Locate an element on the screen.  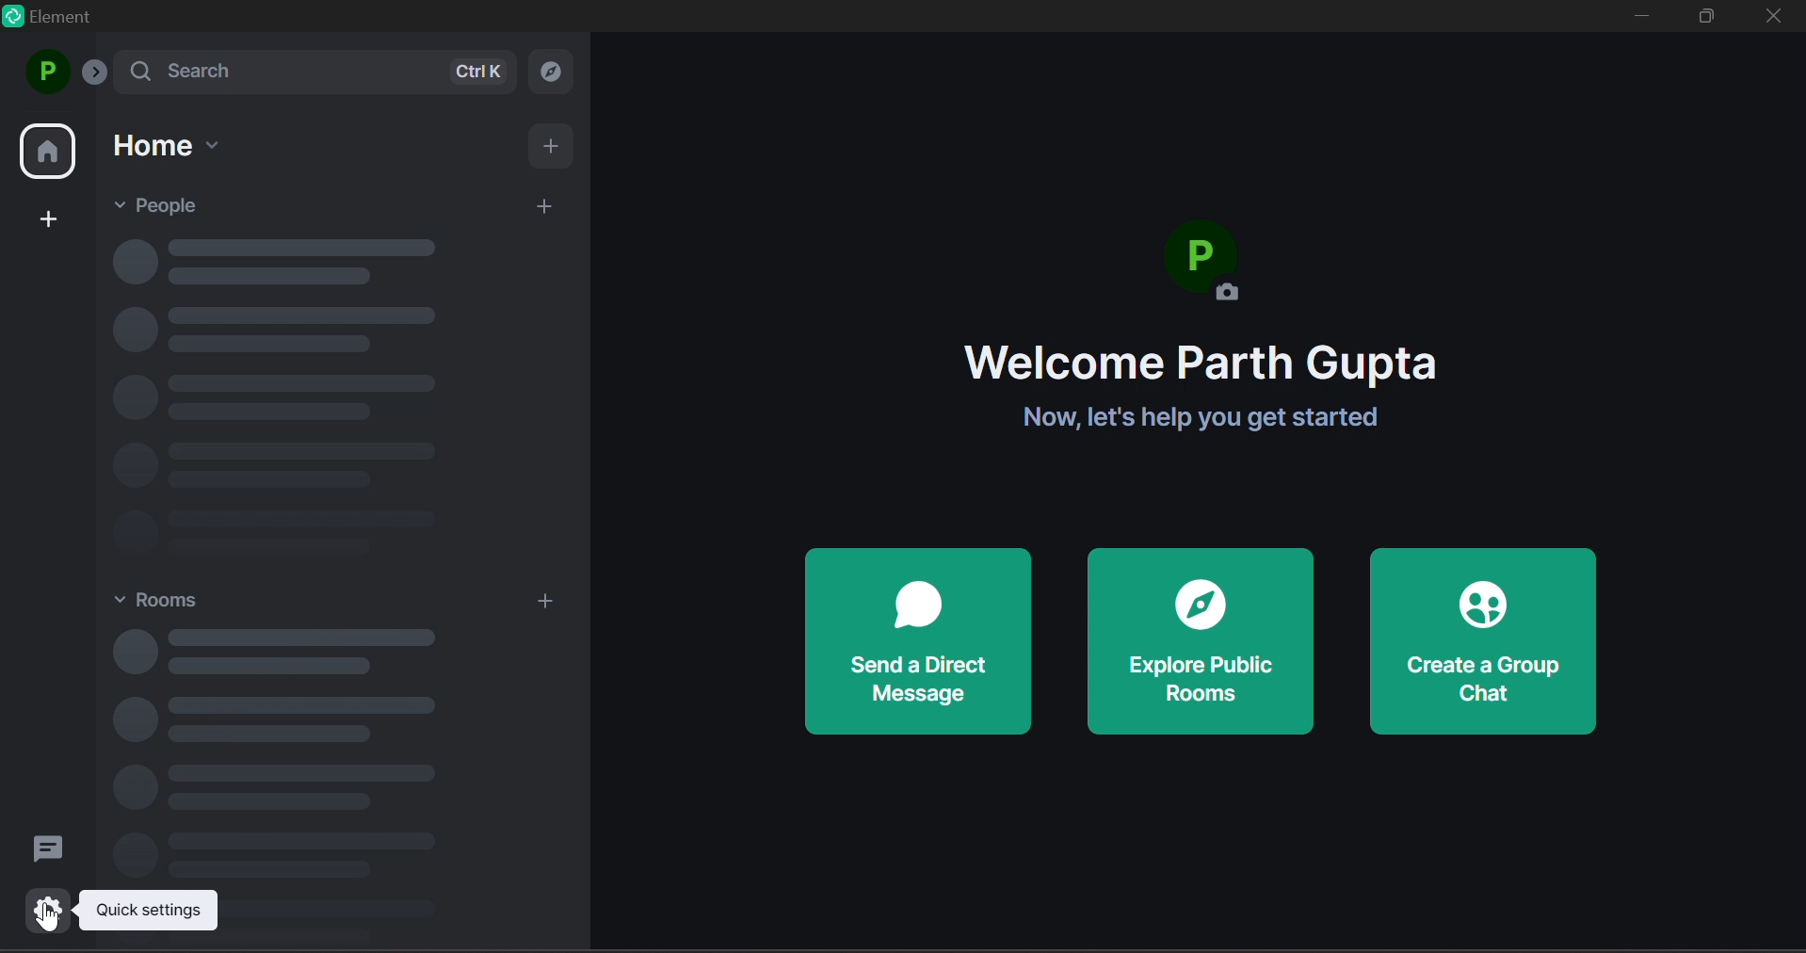
home is located at coordinates (168, 146).